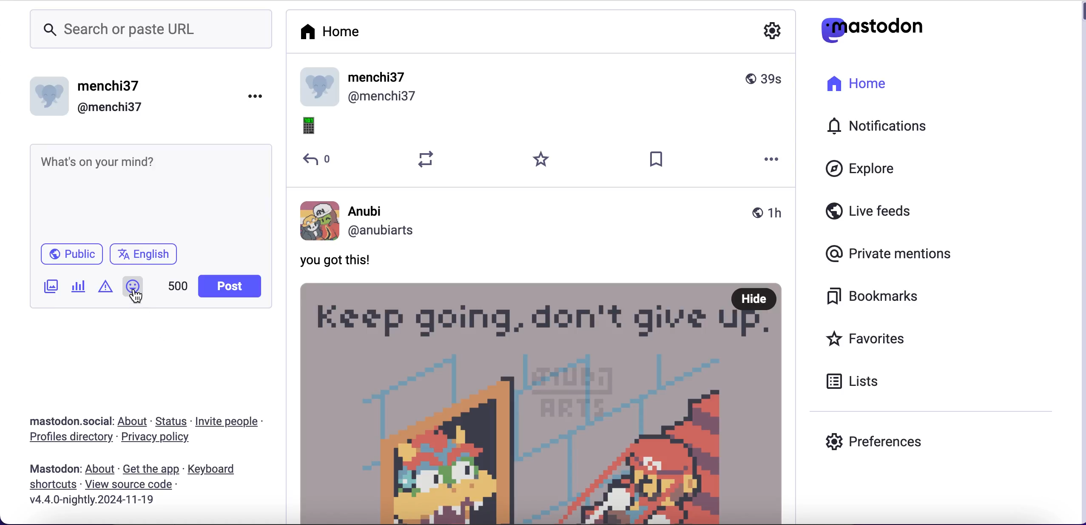 The image size is (1086, 525). What do you see at coordinates (179, 287) in the screenshot?
I see `characters` at bounding box center [179, 287].